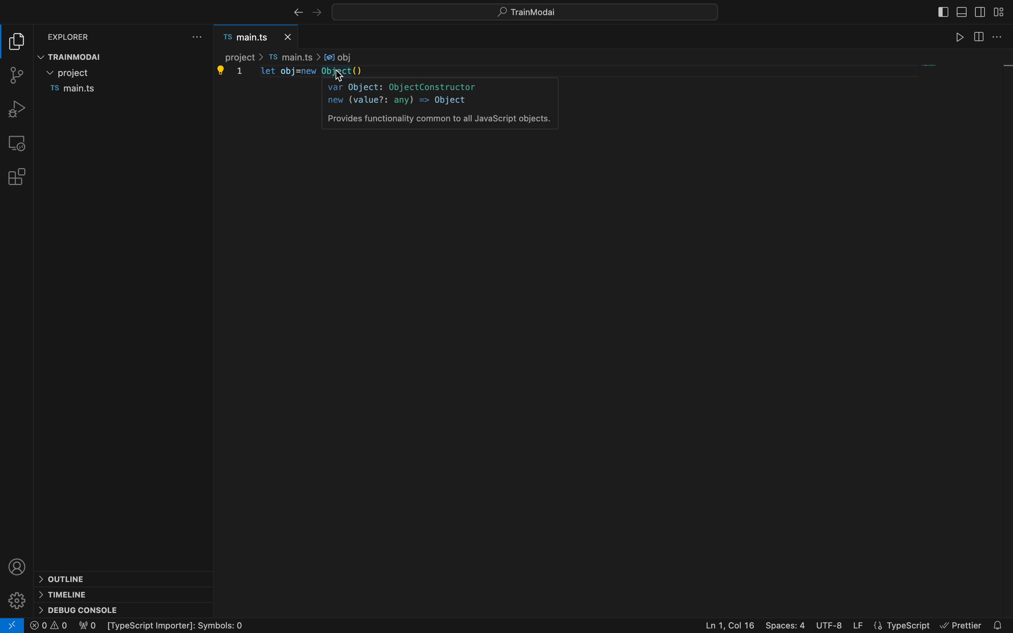 The height and width of the screenshot is (633, 1013). I want to click on file explore, so click(18, 40).